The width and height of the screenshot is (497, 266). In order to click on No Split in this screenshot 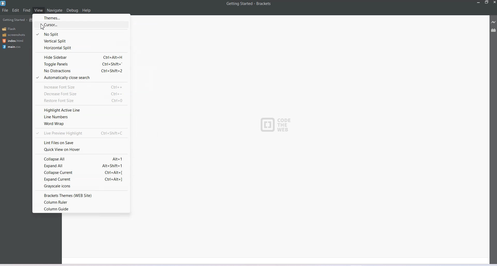, I will do `click(81, 34)`.